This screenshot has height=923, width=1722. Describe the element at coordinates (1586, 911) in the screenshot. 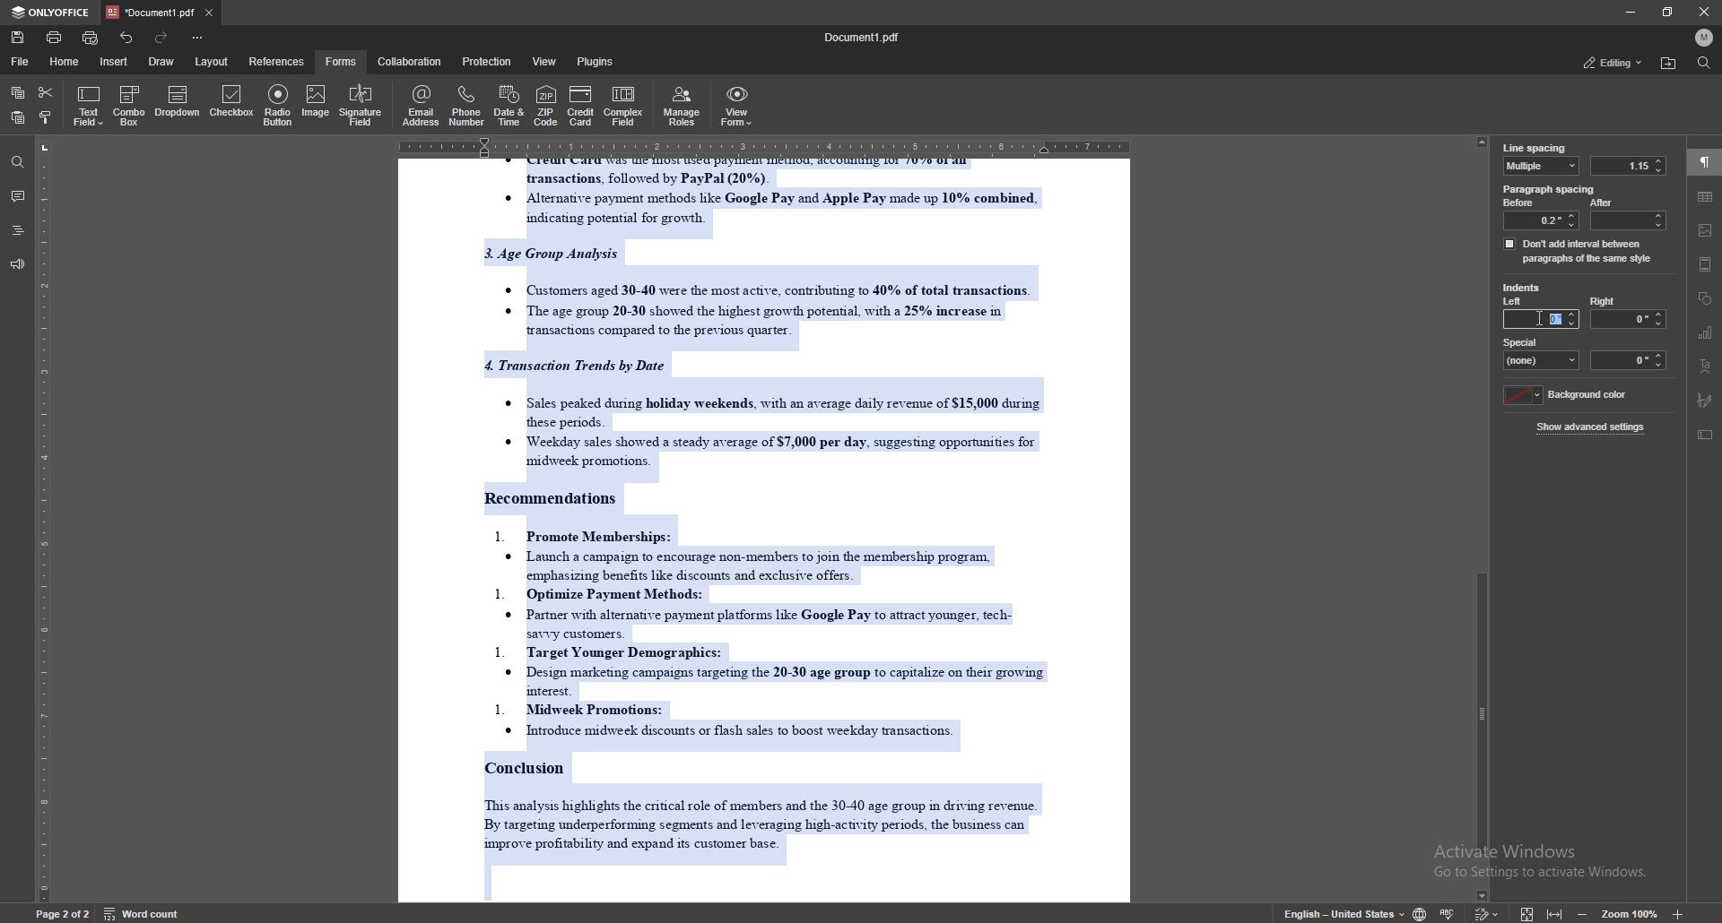

I see `zoom out` at that location.